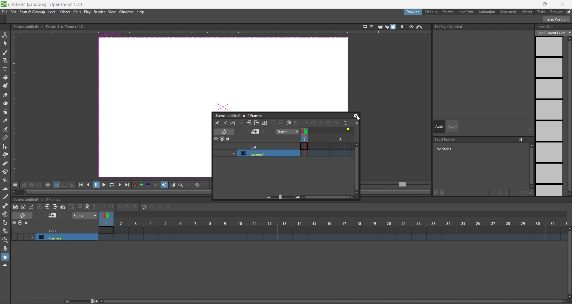 The height and width of the screenshot is (304, 572). What do you see at coordinates (64, 12) in the screenshot?
I see `xsheet` at bounding box center [64, 12].